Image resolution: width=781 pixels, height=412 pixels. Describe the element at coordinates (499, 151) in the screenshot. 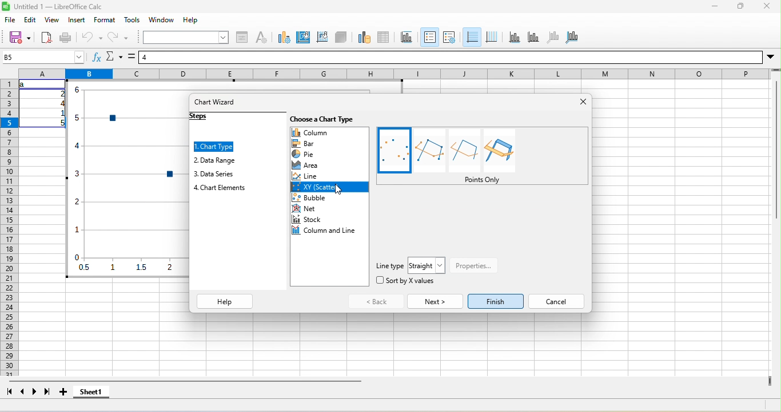

I see `3d lines` at that location.